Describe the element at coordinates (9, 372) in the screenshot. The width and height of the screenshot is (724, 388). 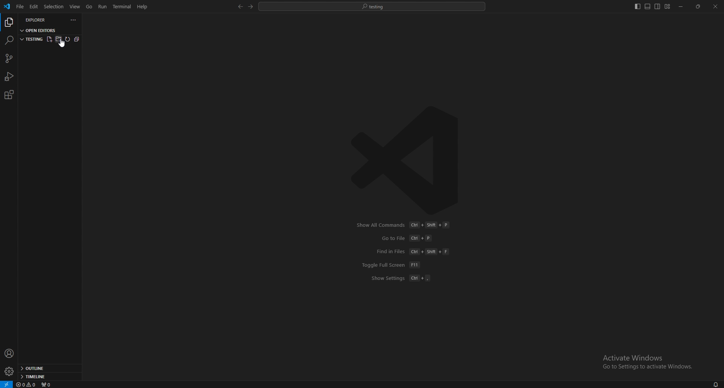
I see `settings` at that location.